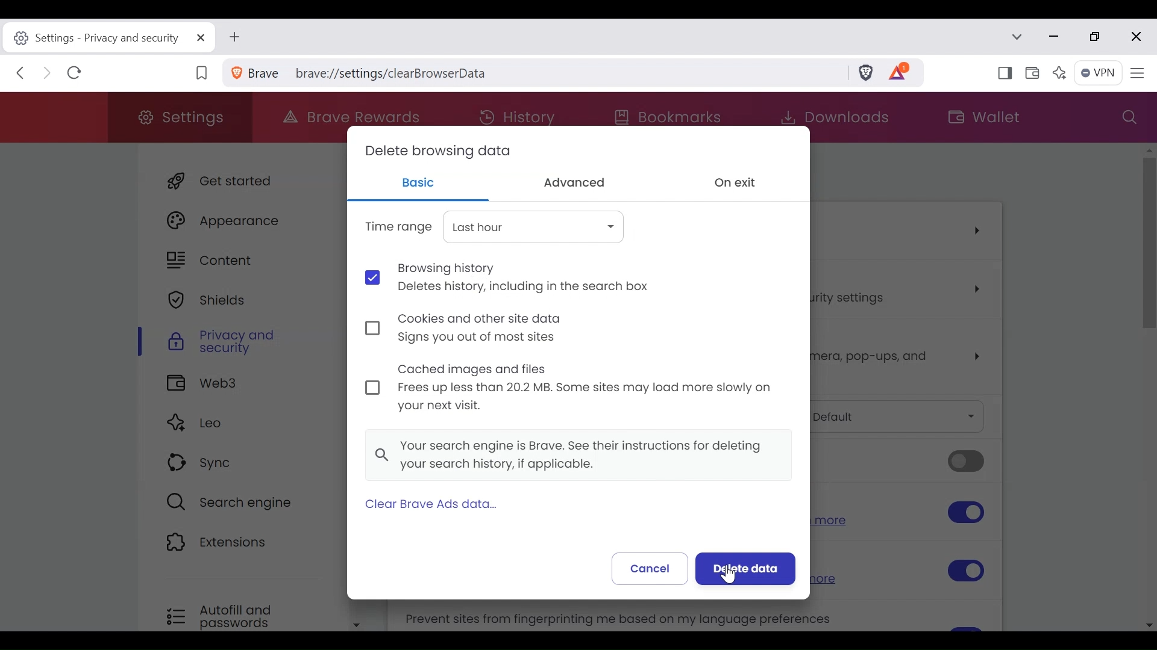 This screenshot has width=1157, height=650. I want to click on Customize and Control, so click(1137, 73).